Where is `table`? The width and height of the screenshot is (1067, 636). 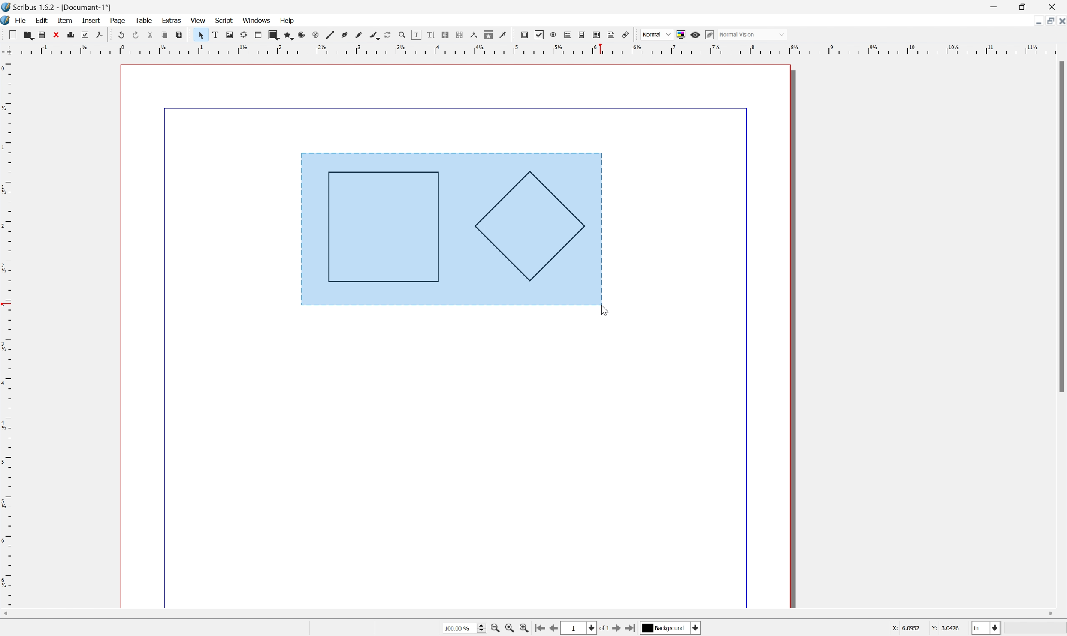
table is located at coordinates (145, 21).